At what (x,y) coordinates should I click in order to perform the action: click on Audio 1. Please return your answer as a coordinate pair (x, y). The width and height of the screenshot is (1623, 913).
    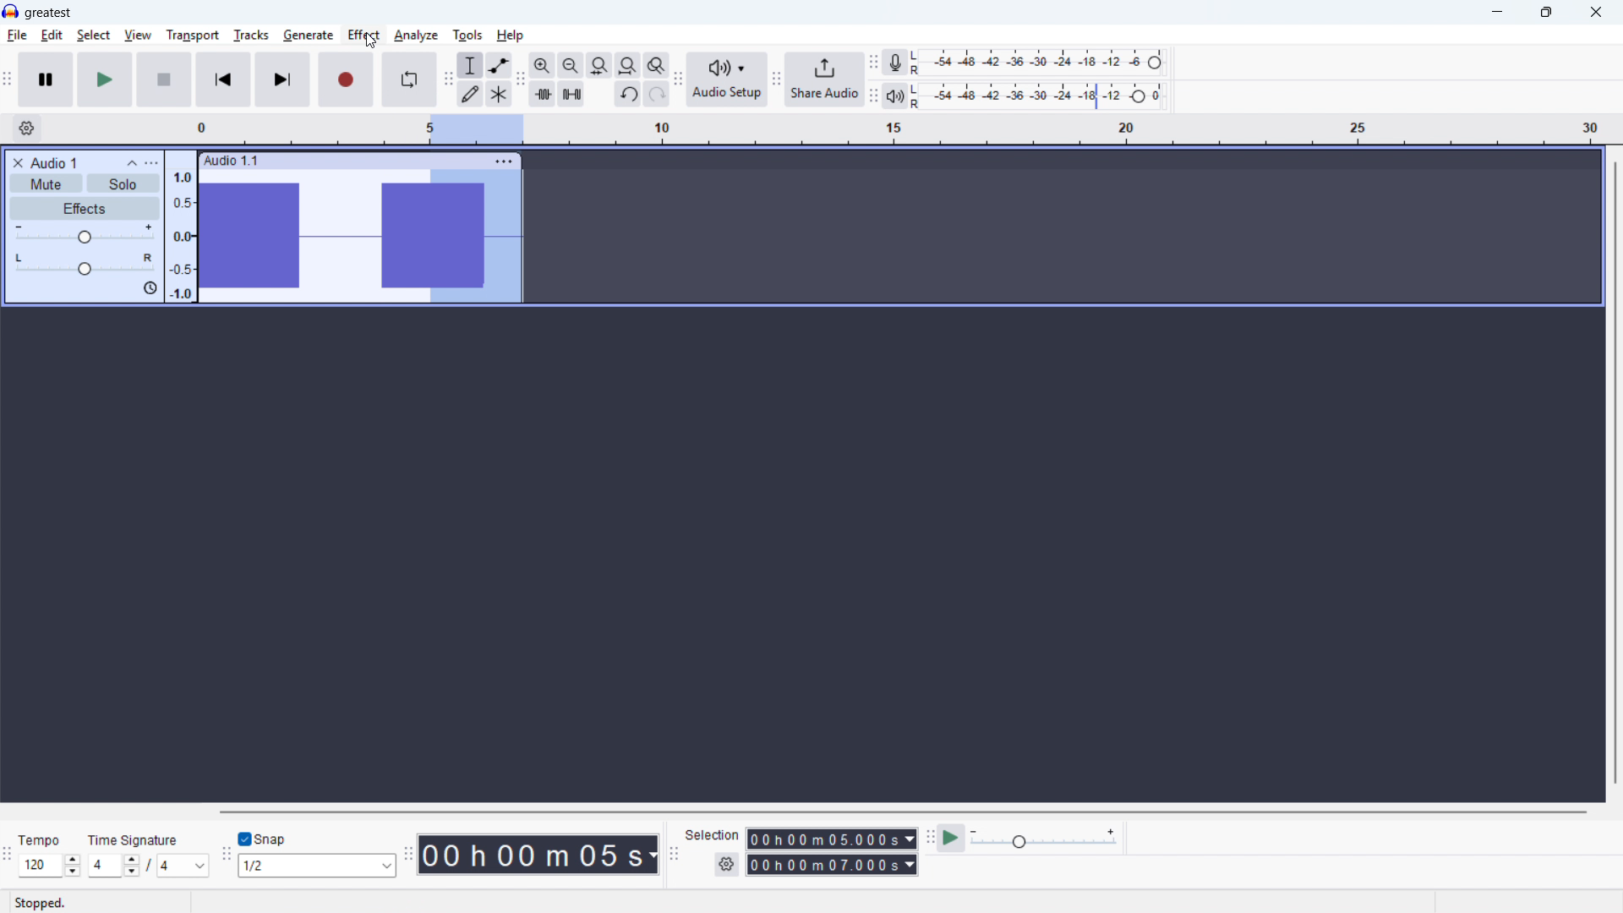
    Looking at the image, I should click on (54, 162).